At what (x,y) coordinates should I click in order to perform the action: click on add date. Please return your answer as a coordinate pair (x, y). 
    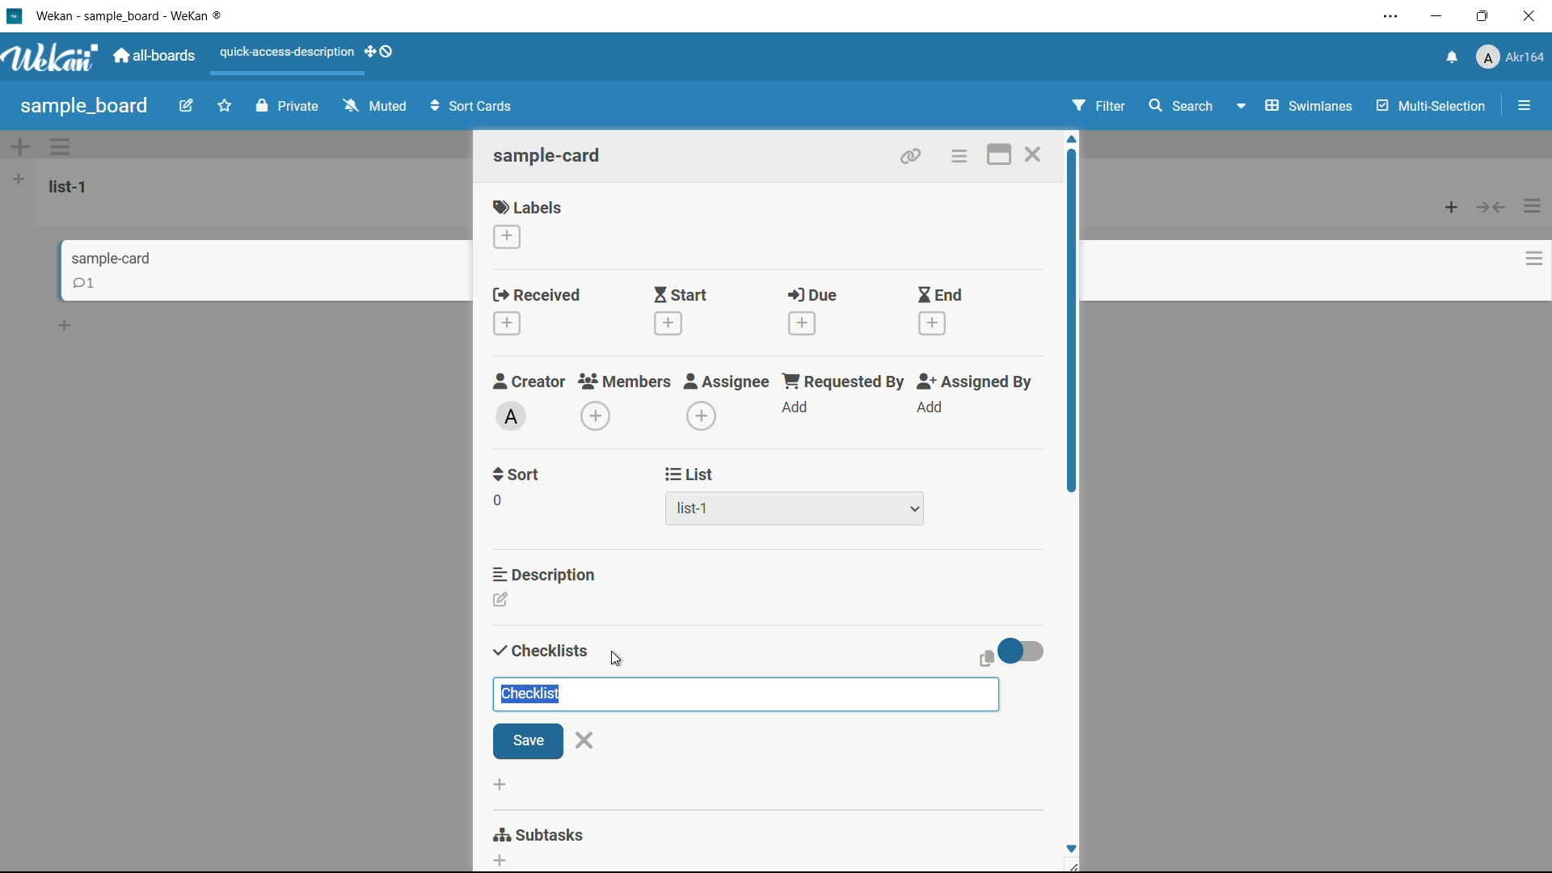
    Looking at the image, I should click on (802, 324).